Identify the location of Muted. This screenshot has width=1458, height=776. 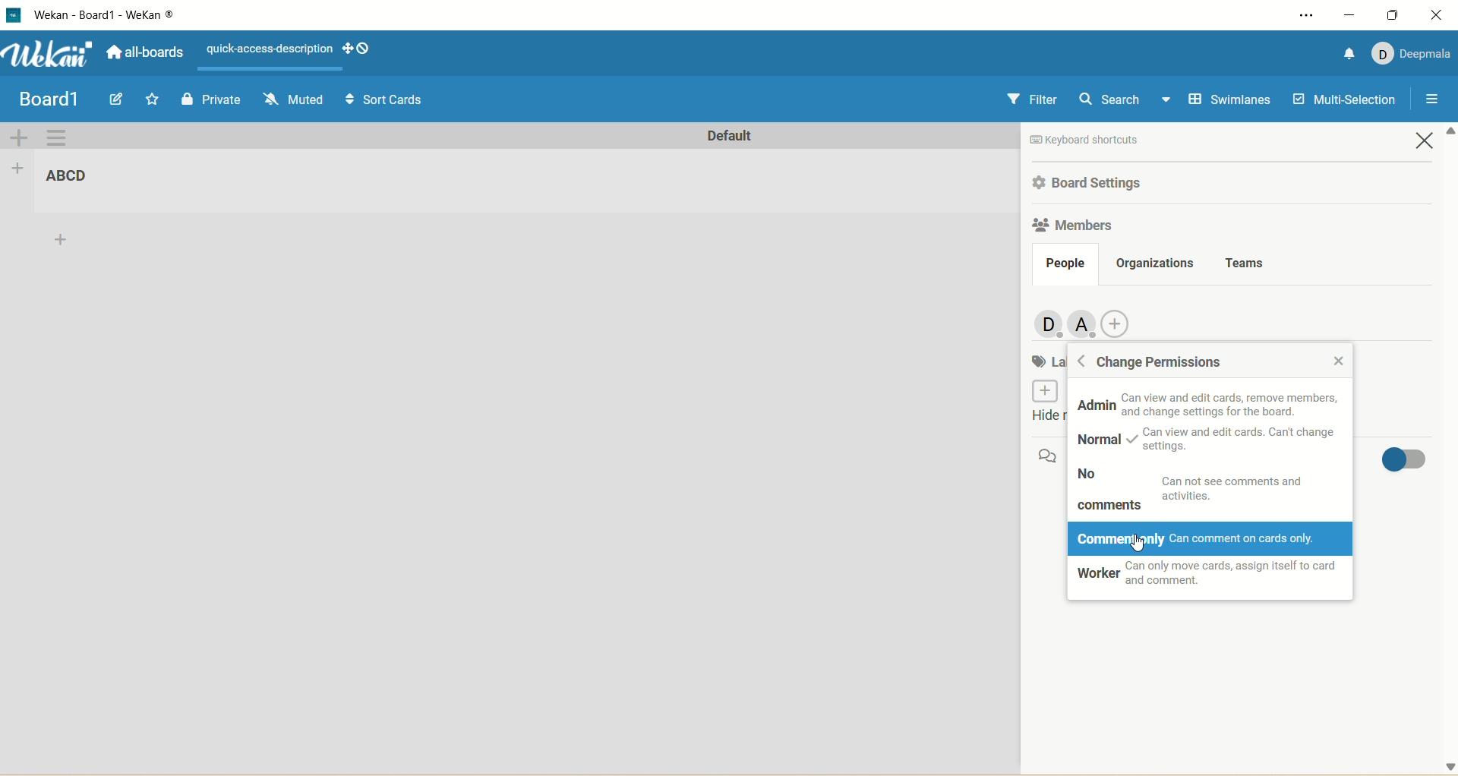
(292, 97).